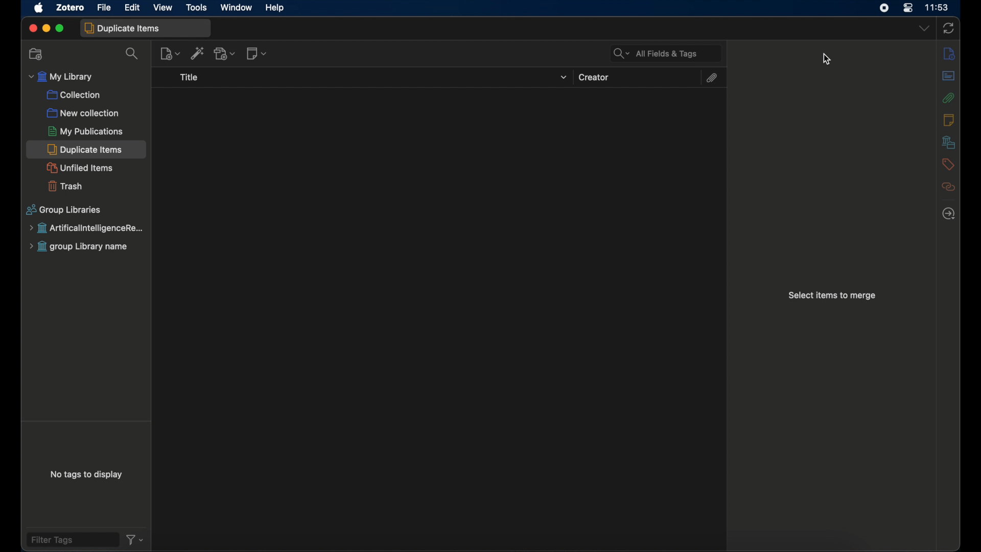 This screenshot has height=552, width=981. I want to click on file, so click(105, 7).